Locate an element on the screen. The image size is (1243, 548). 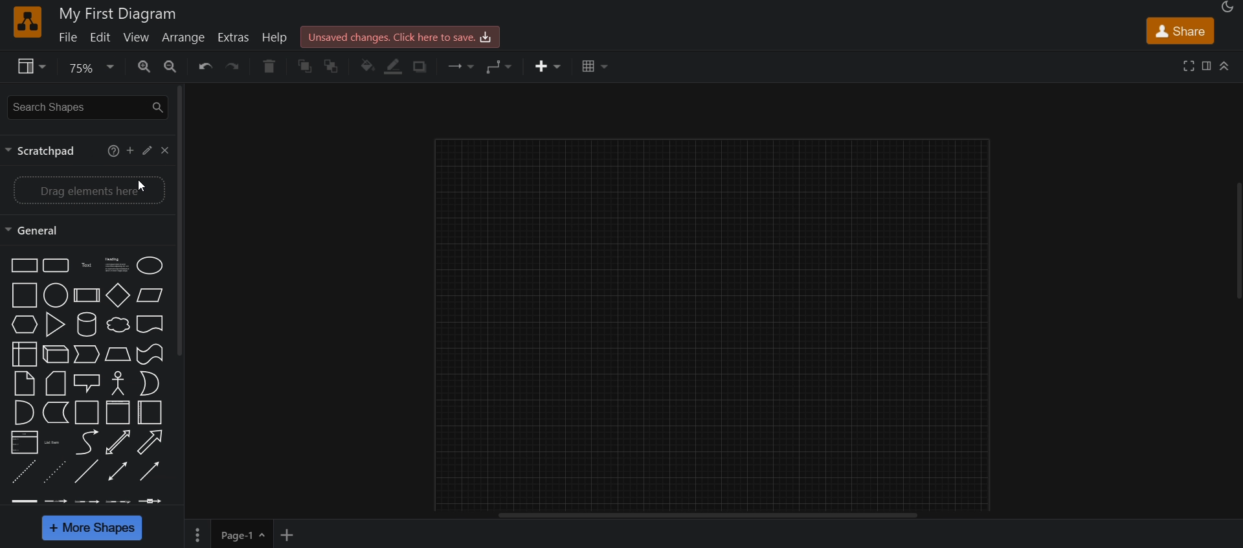
click here to save is located at coordinates (403, 36).